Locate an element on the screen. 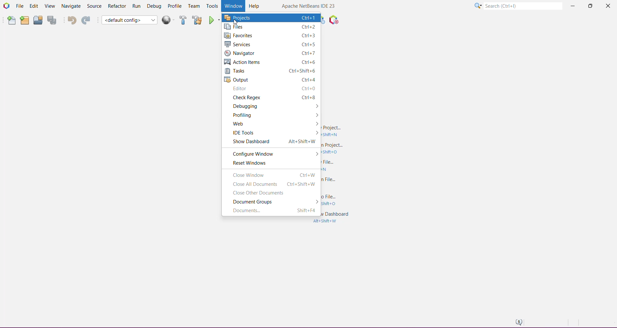  Set Project Configuration is located at coordinates (129, 20).